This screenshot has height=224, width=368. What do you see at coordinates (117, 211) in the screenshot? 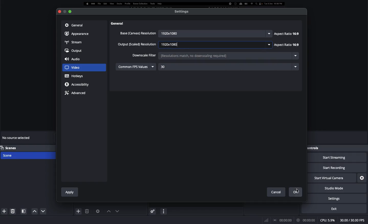
I see `Move down` at bounding box center [117, 211].